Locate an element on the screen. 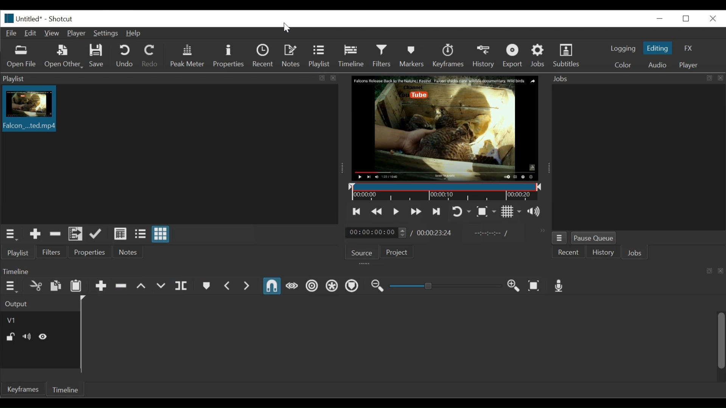 This screenshot has height=408, width=726. Player is located at coordinates (76, 33).